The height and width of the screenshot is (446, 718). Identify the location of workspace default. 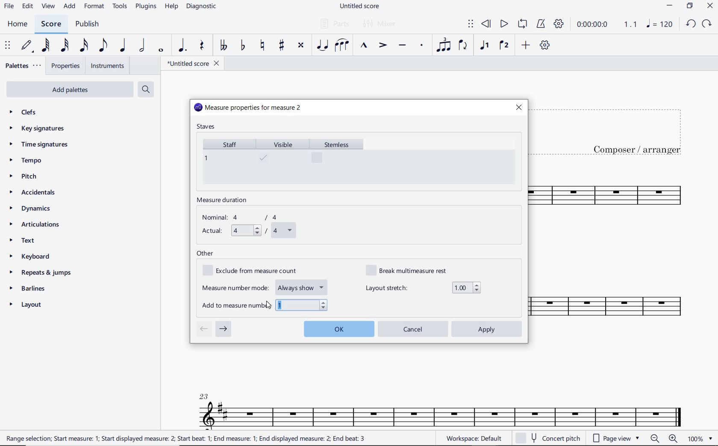
(474, 439).